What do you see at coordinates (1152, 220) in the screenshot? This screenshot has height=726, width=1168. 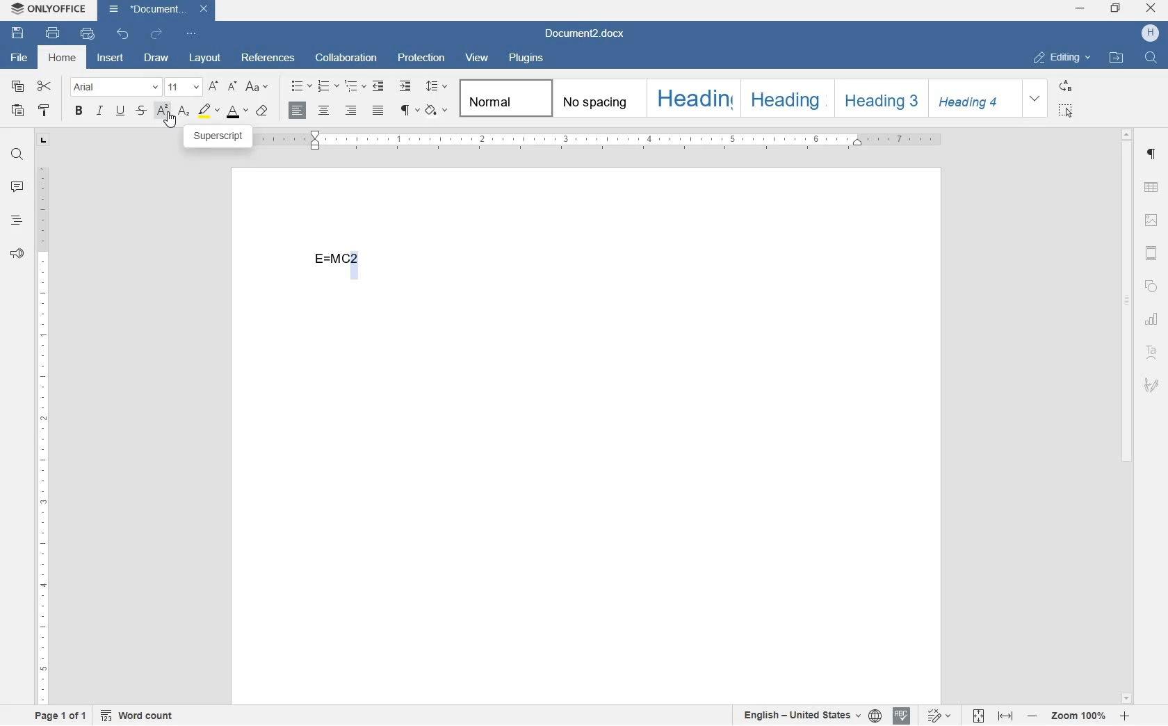 I see `image` at bounding box center [1152, 220].